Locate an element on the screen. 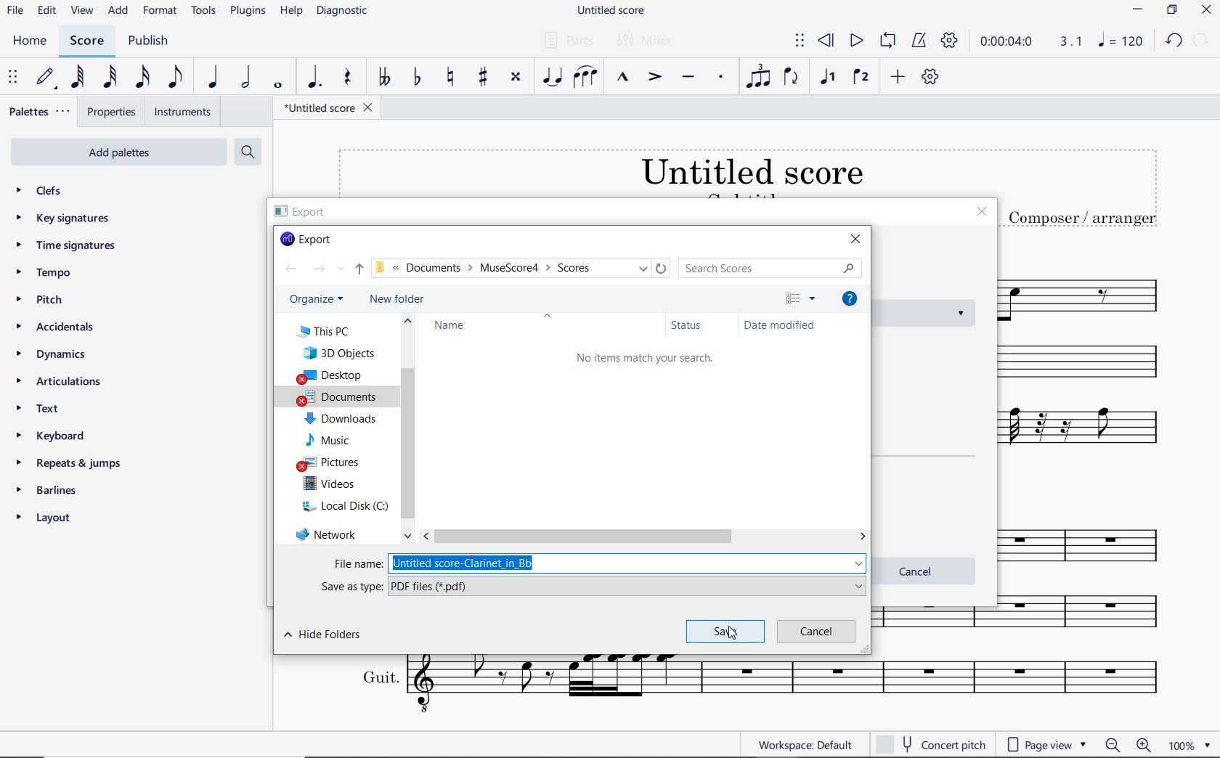 Image resolution: width=1220 pixels, height=758 pixels. articulations is located at coordinates (62, 382).